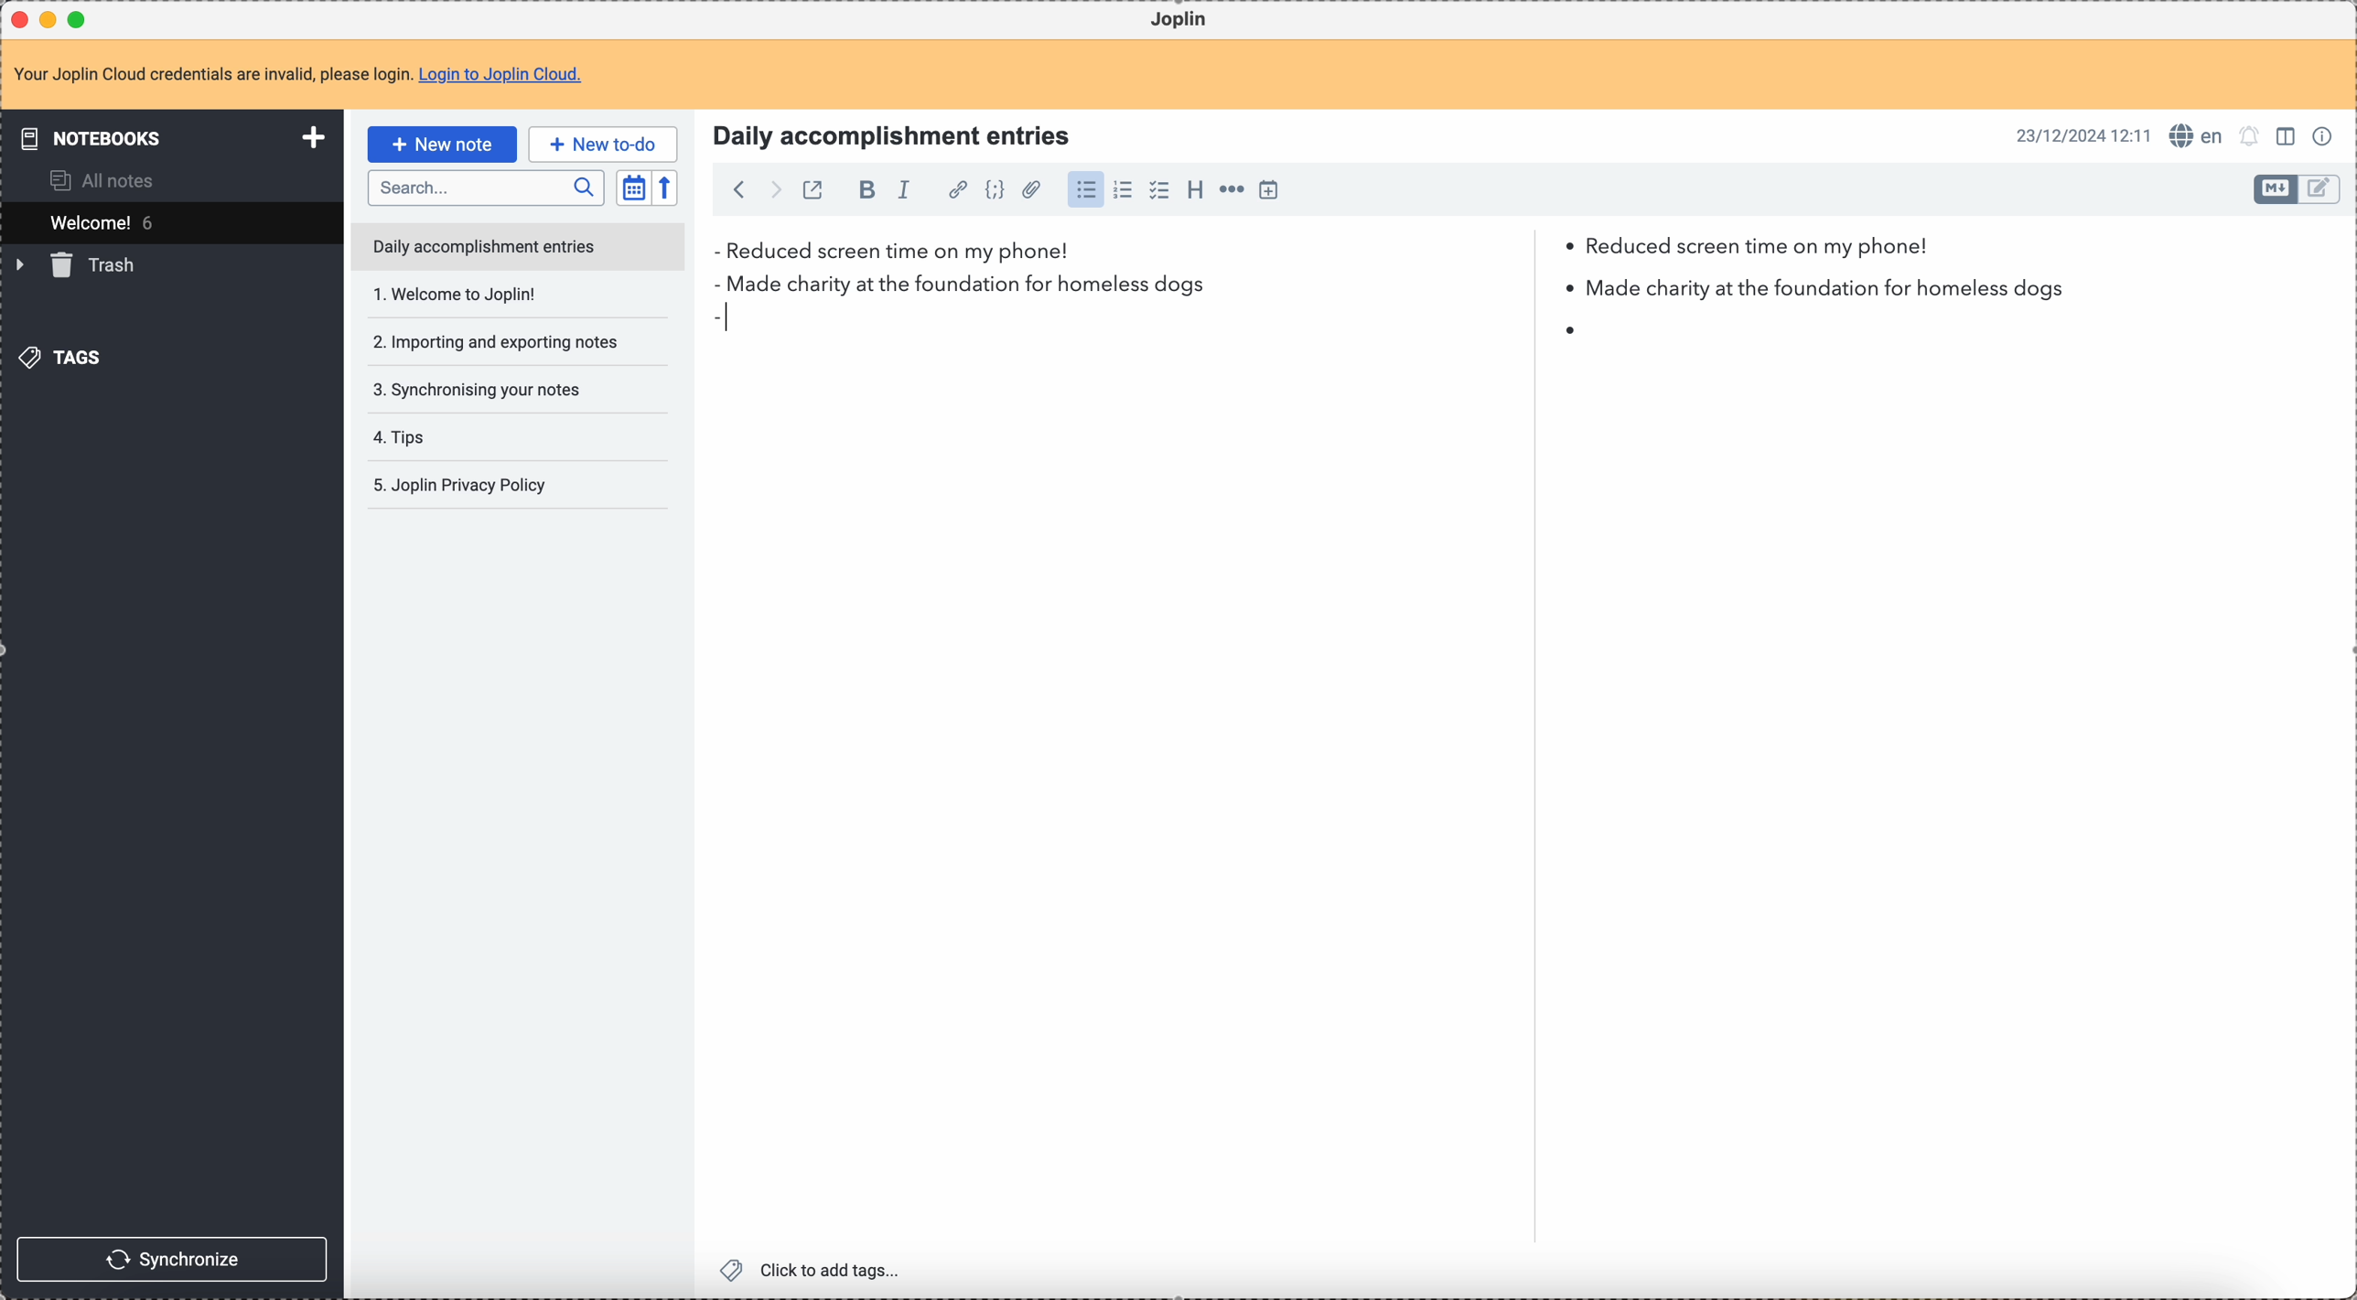  I want to click on item, so click(1151, 328).